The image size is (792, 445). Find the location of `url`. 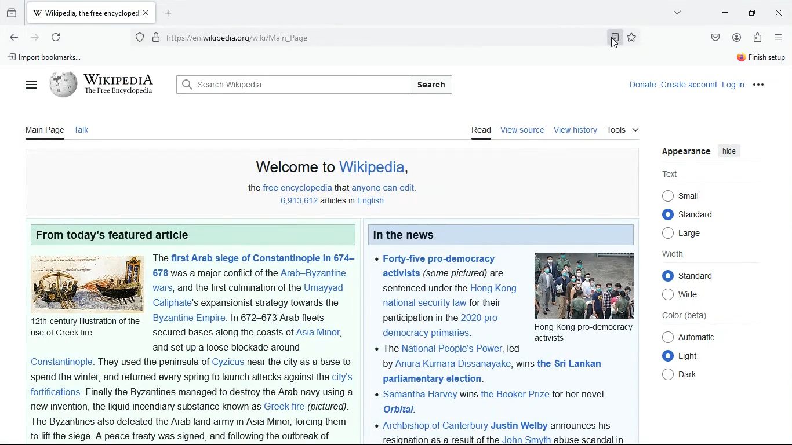

url is located at coordinates (257, 38).